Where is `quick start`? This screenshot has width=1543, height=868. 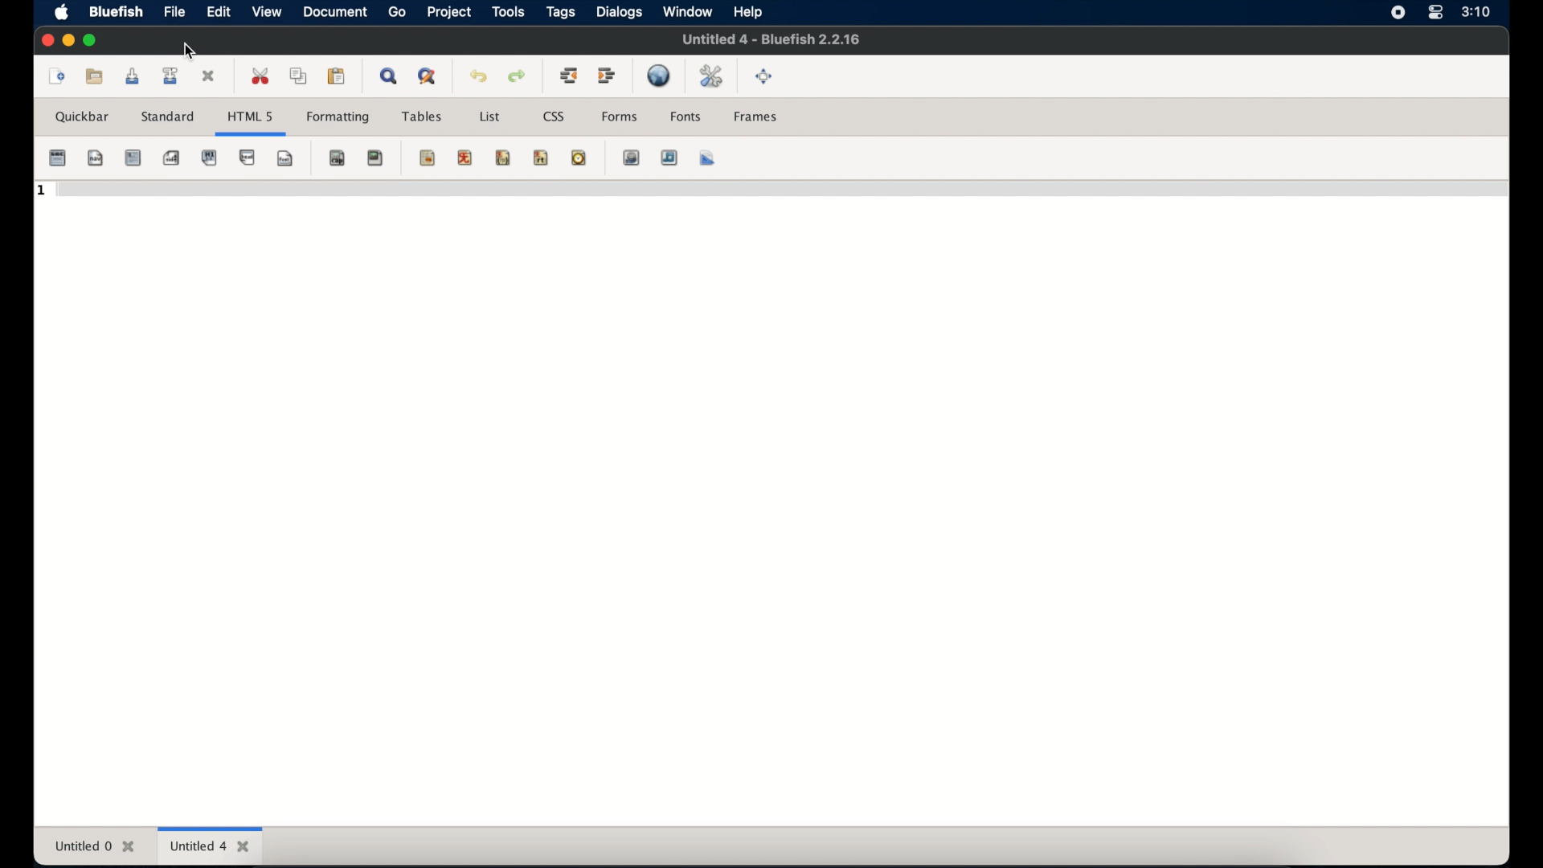 quick start is located at coordinates (55, 158).